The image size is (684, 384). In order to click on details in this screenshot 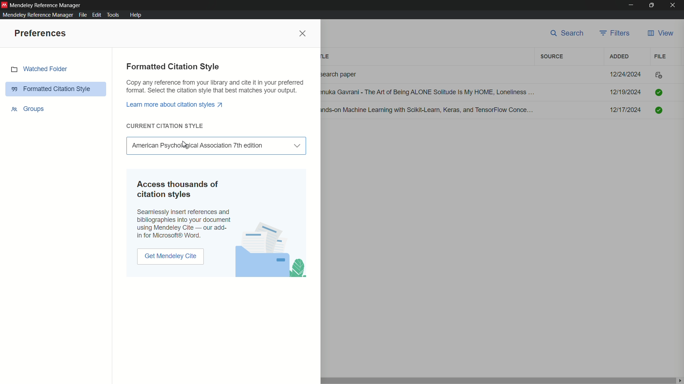, I will do `click(495, 111)`.